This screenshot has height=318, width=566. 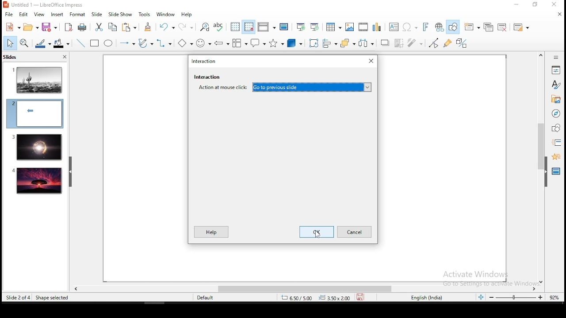 I want to click on 8.60/-0.26, so click(x=298, y=299).